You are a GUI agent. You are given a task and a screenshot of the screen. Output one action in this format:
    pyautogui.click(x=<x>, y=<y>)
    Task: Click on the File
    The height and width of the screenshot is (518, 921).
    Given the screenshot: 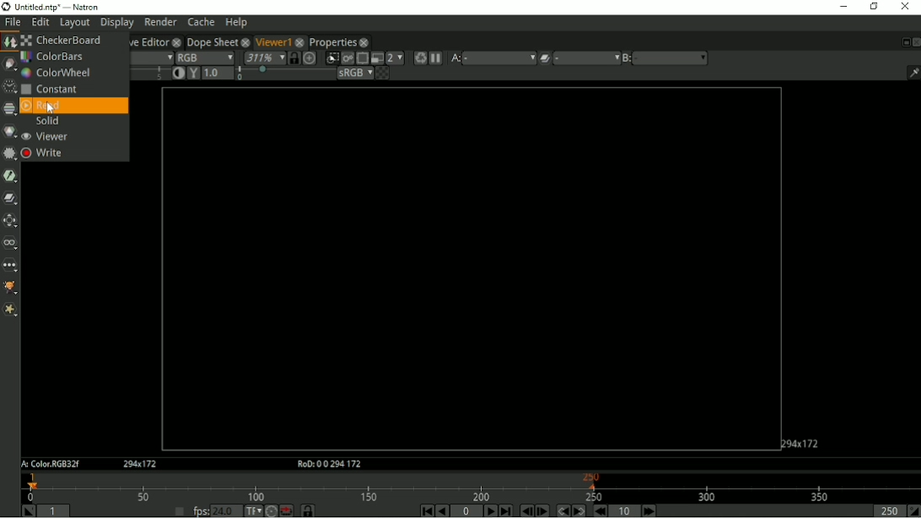 What is the action you would take?
    pyautogui.click(x=13, y=21)
    